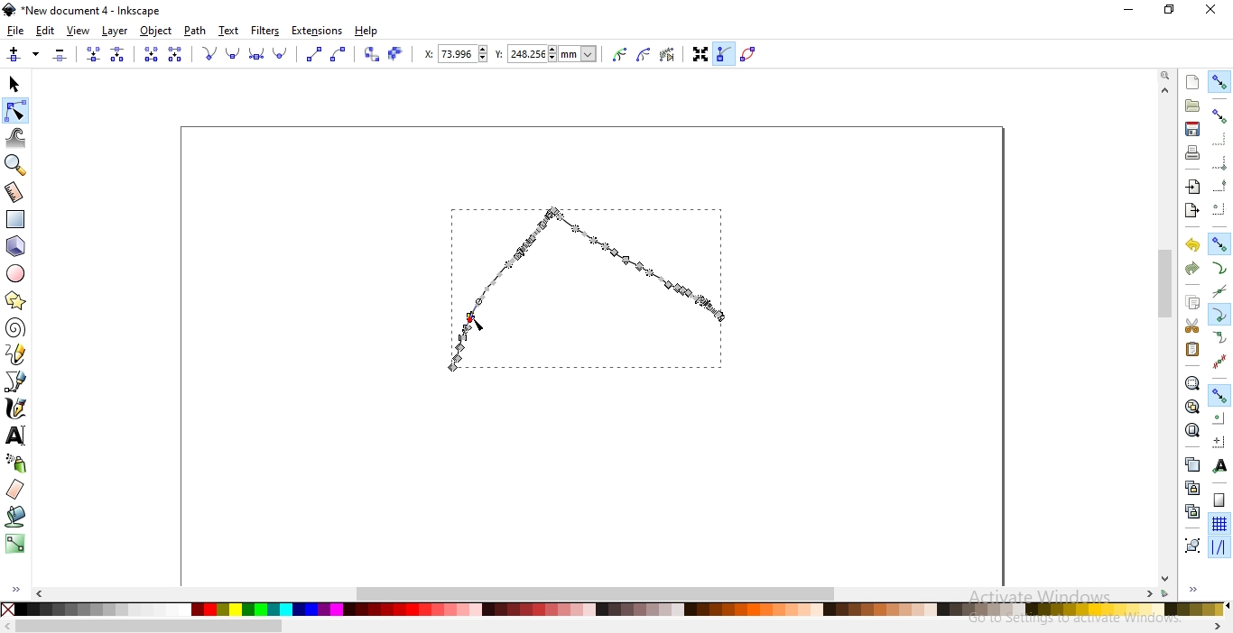 The width and height of the screenshot is (1233, 633). I want to click on show transformational handles for selected nodes, so click(700, 57).